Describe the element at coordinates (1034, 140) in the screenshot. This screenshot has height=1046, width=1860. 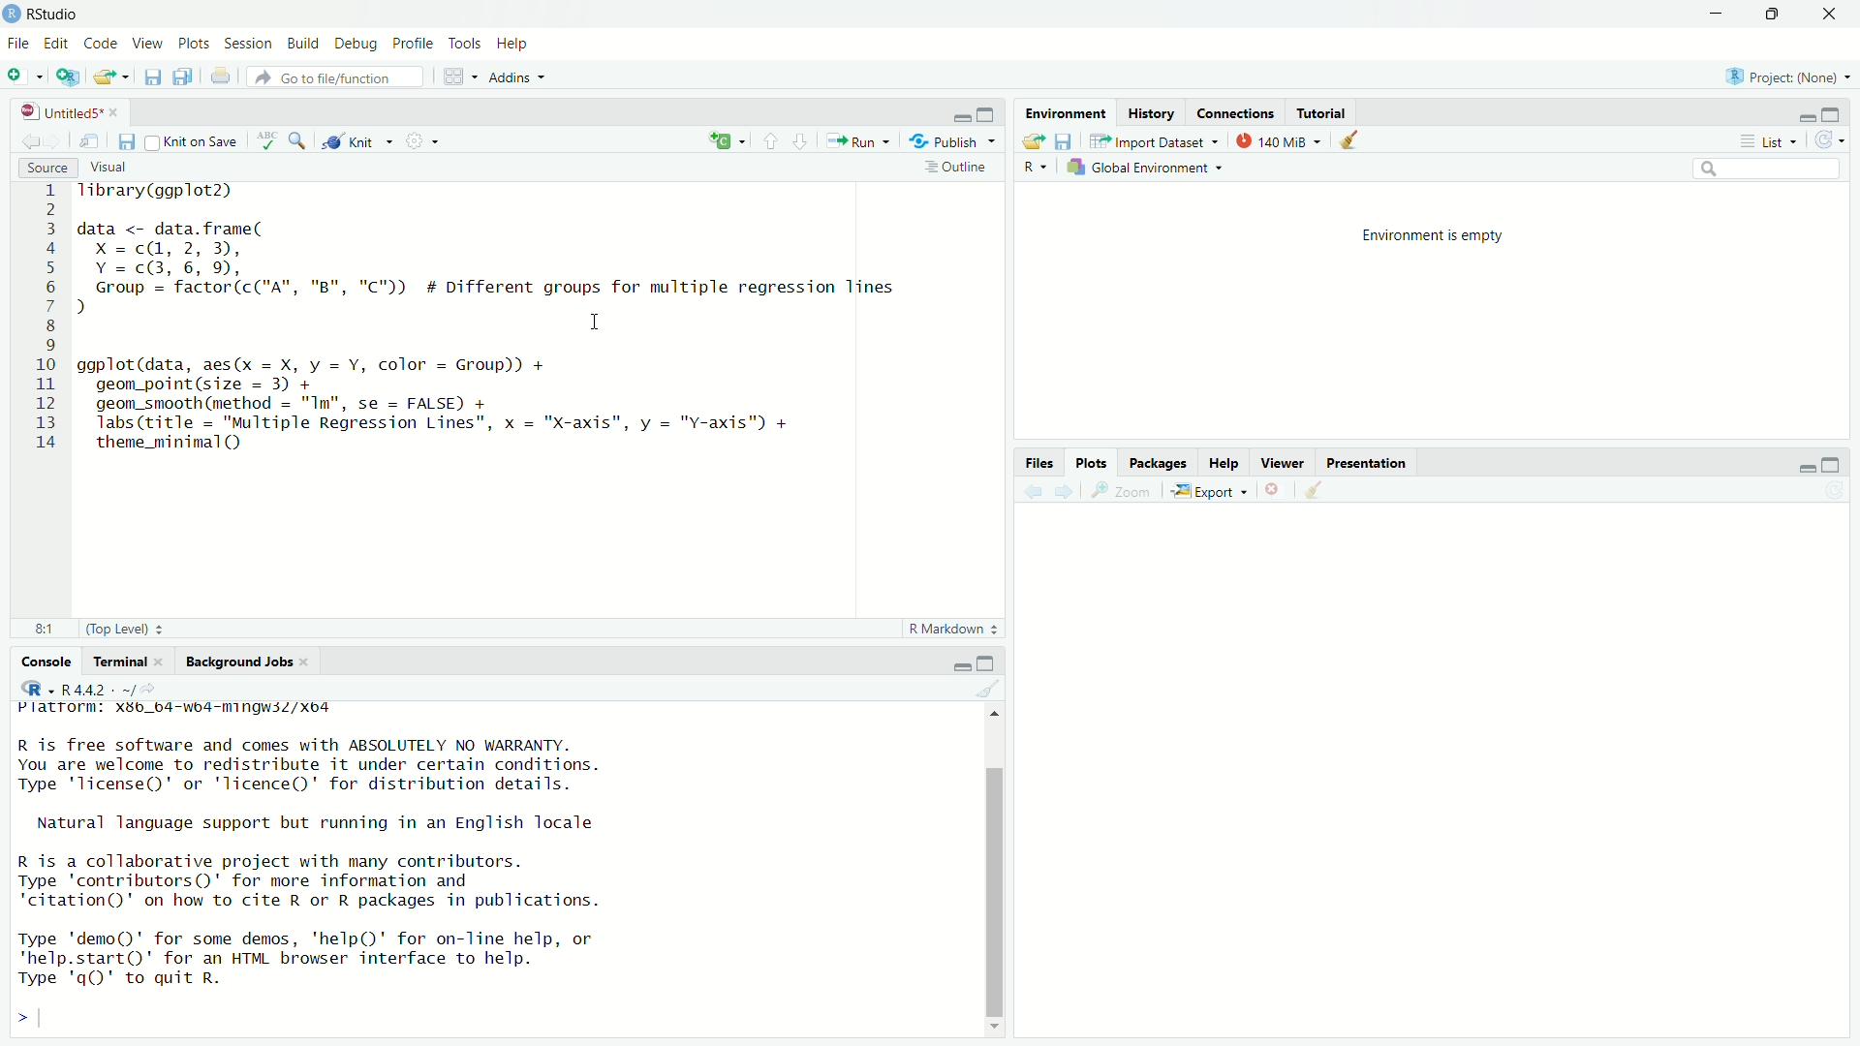
I see `export` at that location.